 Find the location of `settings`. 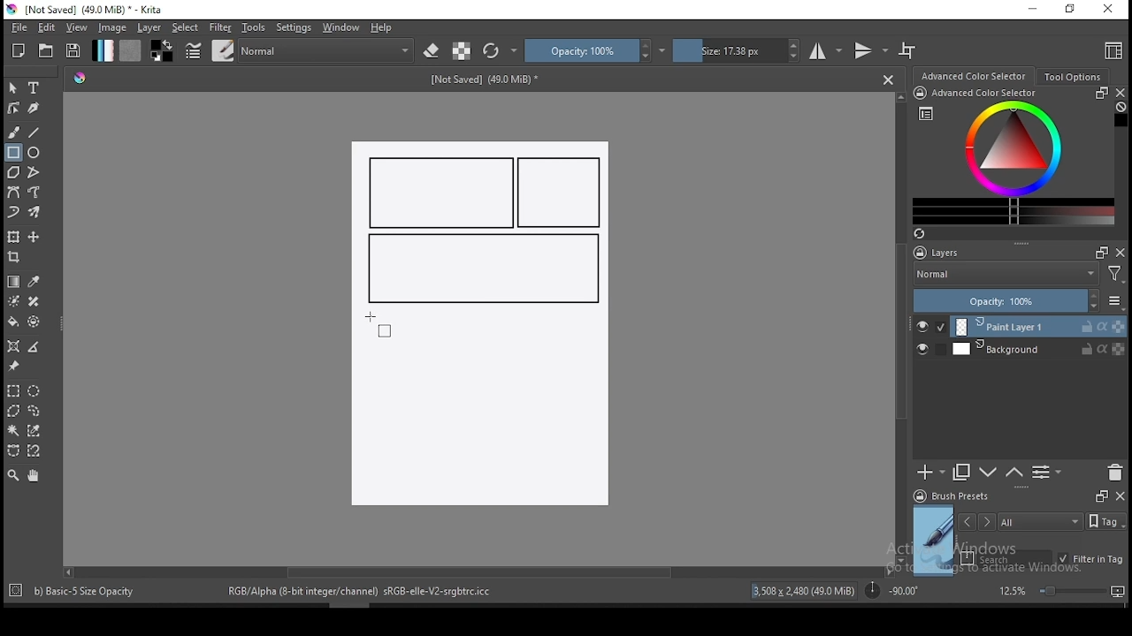

settings is located at coordinates (294, 27).